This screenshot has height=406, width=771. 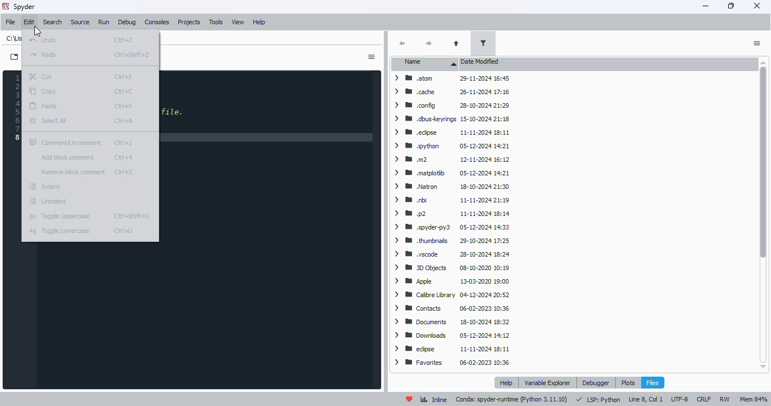 I want to click on >  atom 29-11-2024 16:45, so click(x=449, y=80).